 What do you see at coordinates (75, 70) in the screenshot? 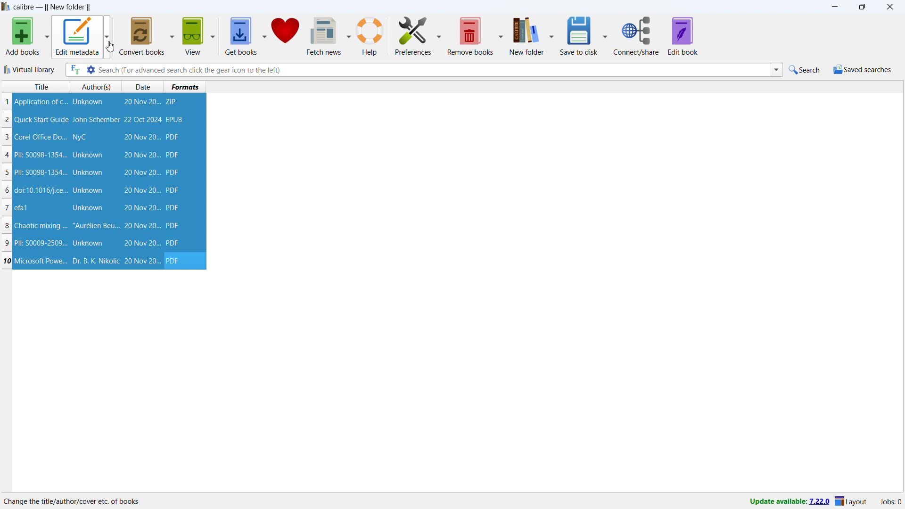
I see `search all text` at bounding box center [75, 70].